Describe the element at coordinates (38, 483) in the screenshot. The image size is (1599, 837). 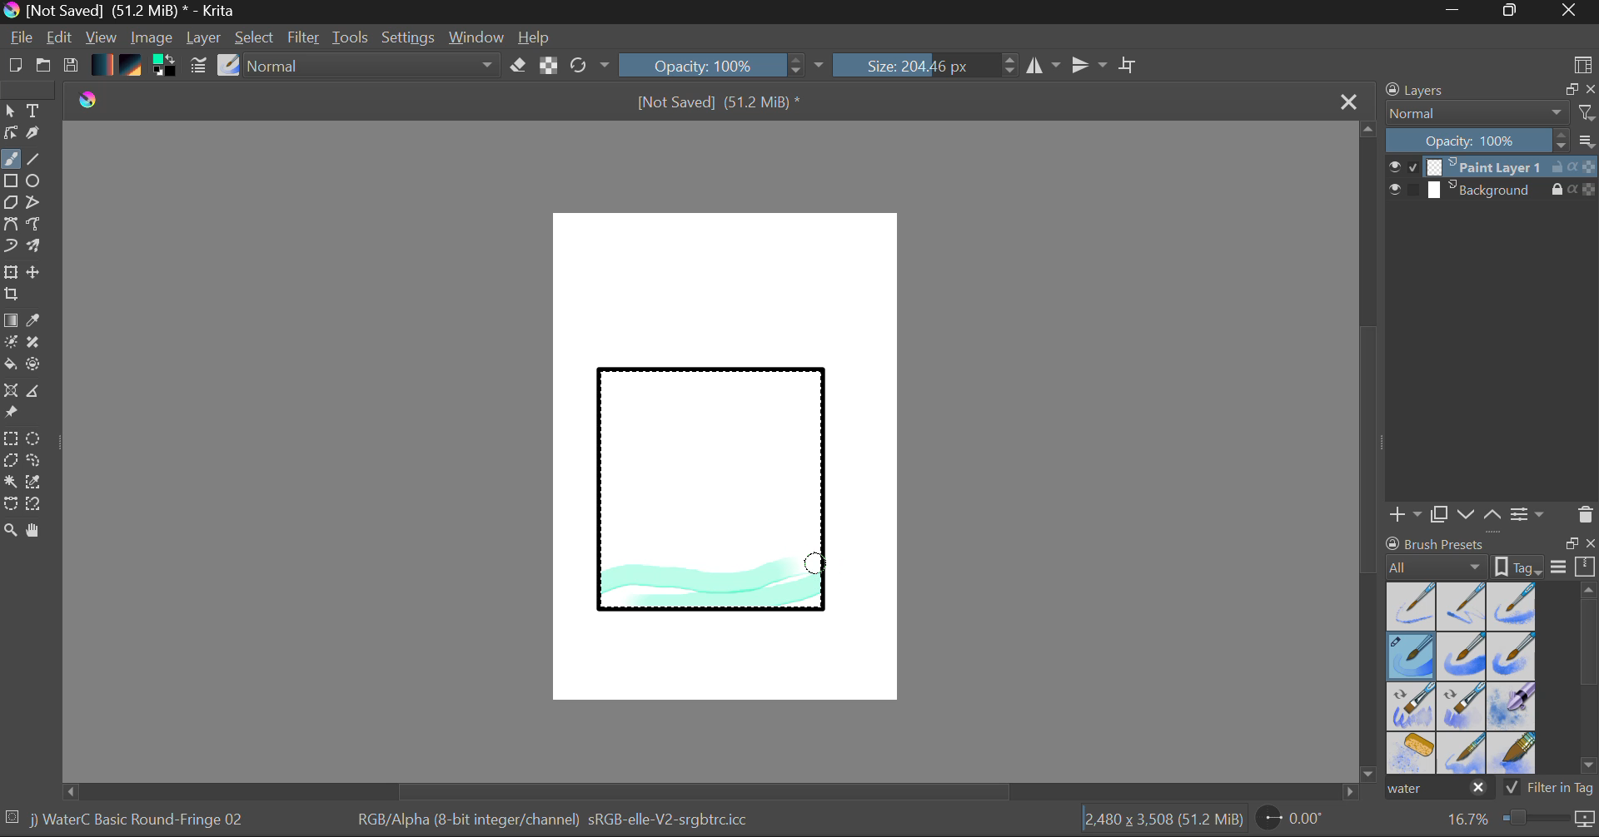
I see `Similar Color Selector` at that location.